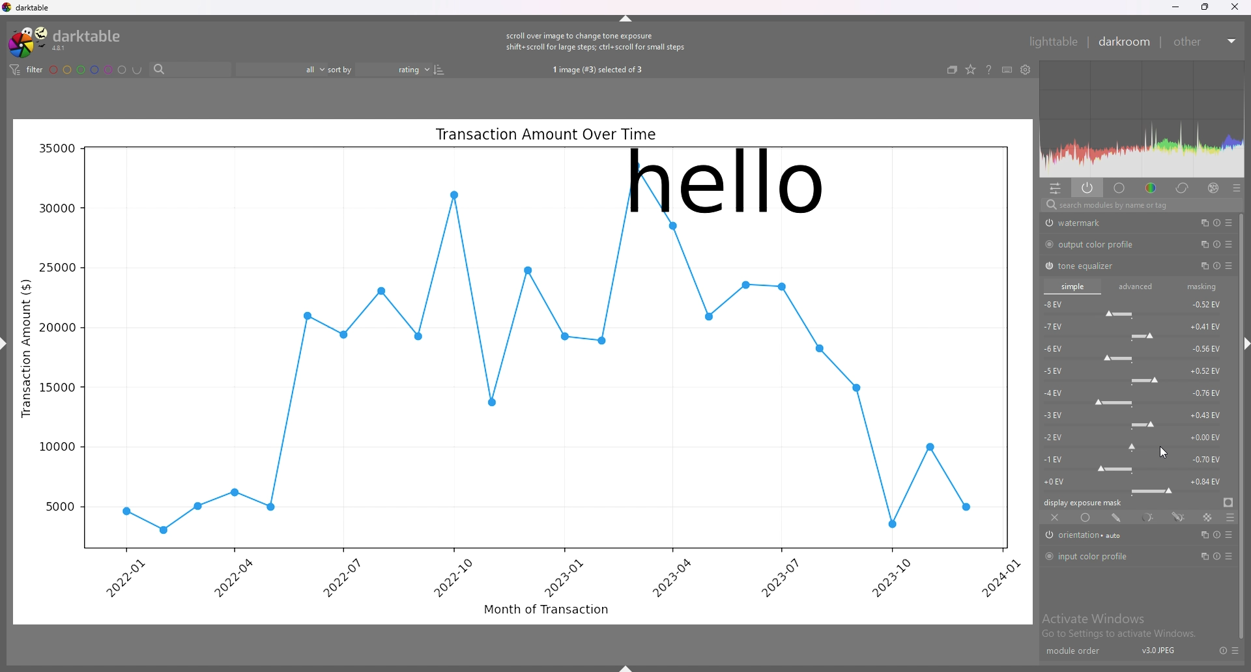  I want to click on 2023-10, so click(897, 578).